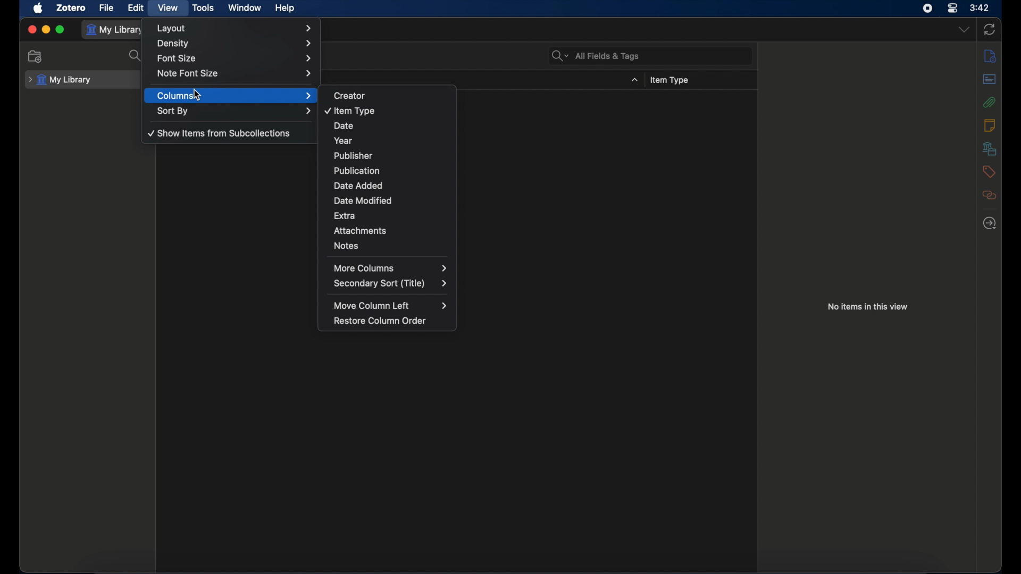 The width and height of the screenshot is (1021, 574). Describe the element at coordinates (284, 9) in the screenshot. I see `help` at that location.